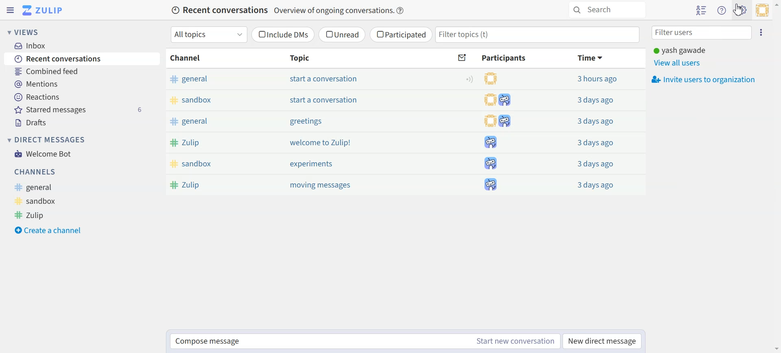 This screenshot has width=781, height=353. Describe the element at coordinates (497, 100) in the screenshot. I see `participants` at that location.